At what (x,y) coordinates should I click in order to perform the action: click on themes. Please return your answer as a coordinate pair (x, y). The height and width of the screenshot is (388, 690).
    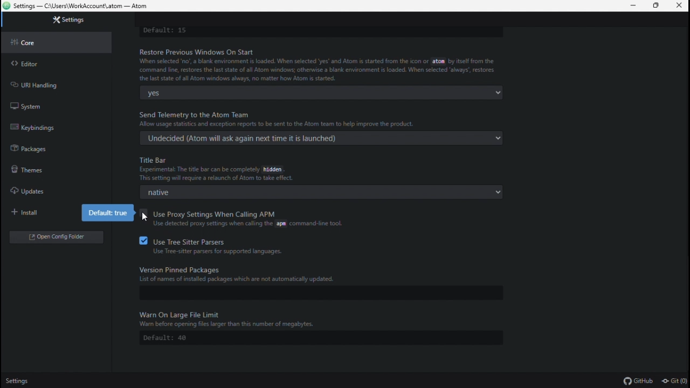
    Looking at the image, I should click on (45, 170).